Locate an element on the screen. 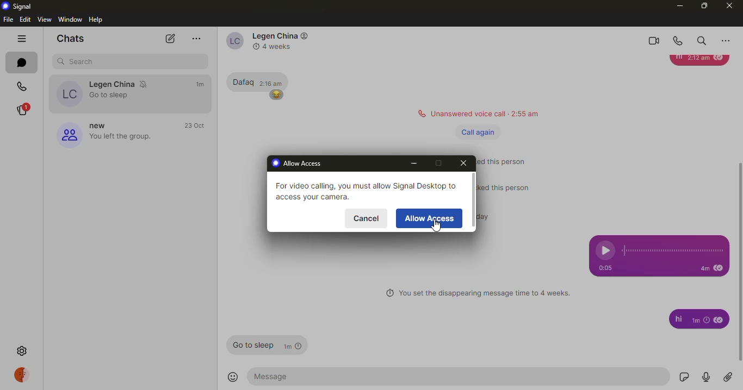 The width and height of the screenshot is (743, 390). Unanswered voice call 2:55 am is located at coordinates (488, 112).